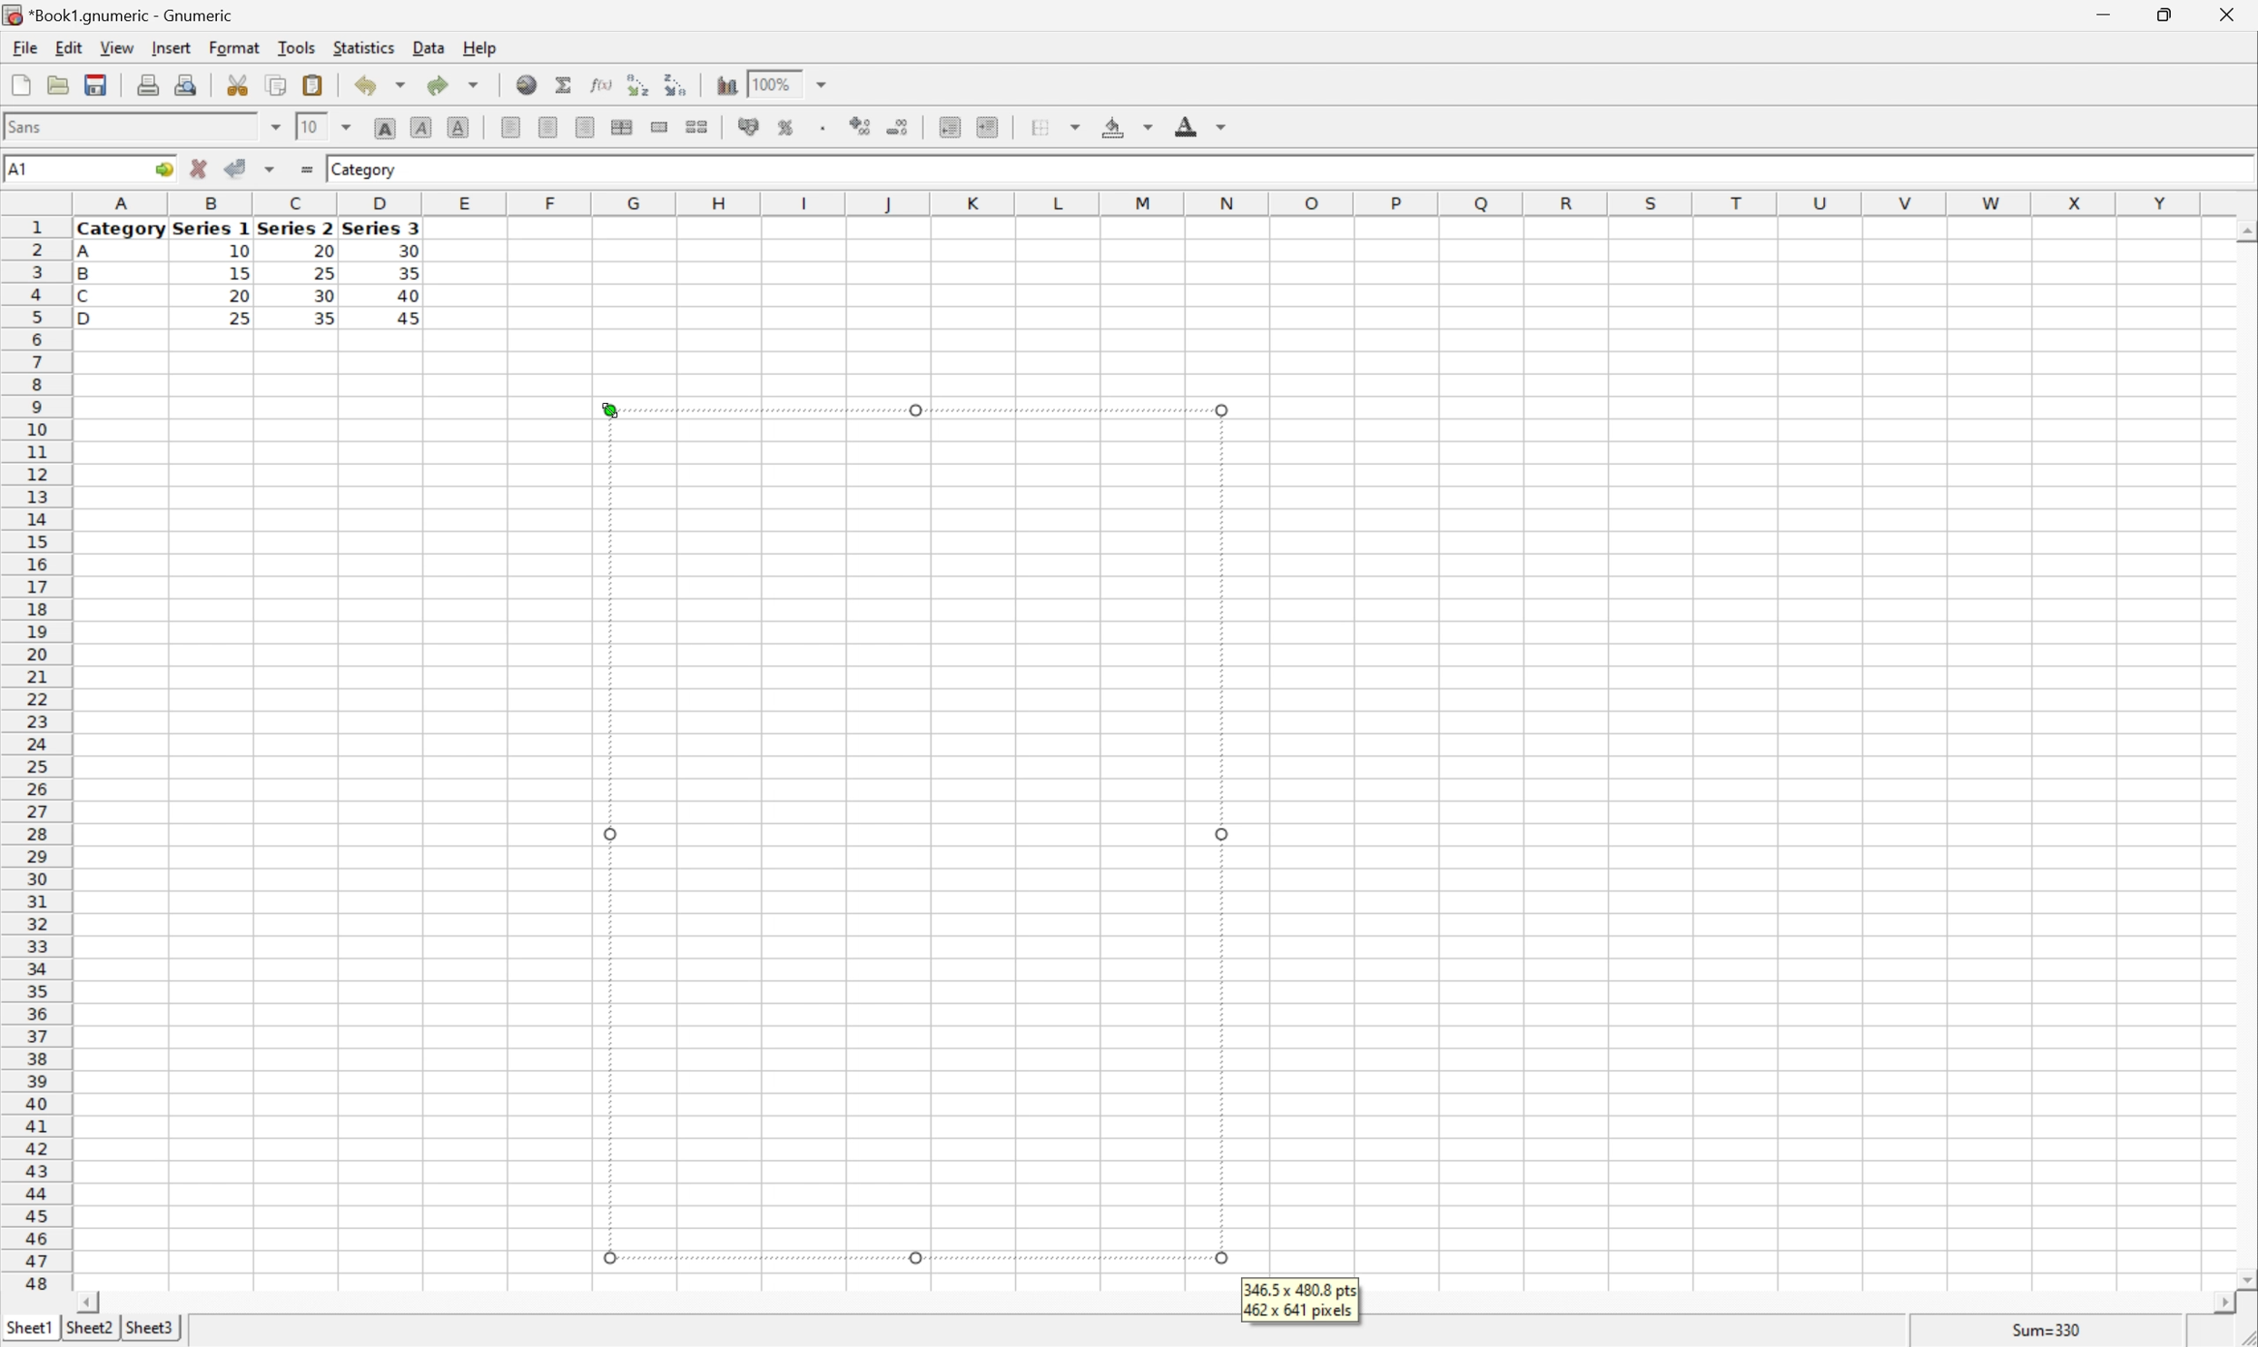 This screenshot has height=1347, width=2258. I want to click on 40, so click(409, 292).